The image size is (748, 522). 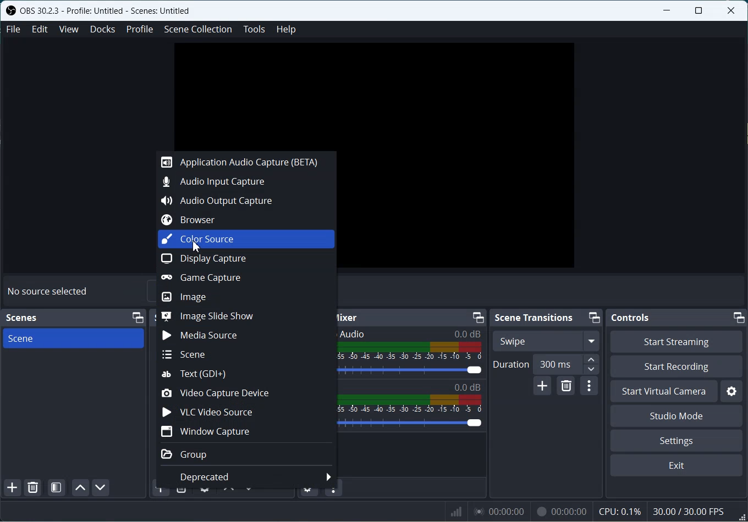 What do you see at coordinates (246, 258) in the screenshot?
I see `Display Capture` at bounding box center [246, 258].